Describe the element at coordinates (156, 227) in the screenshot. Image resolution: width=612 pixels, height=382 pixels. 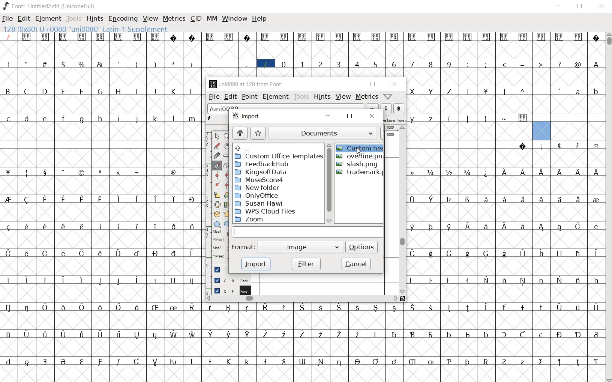
I see `glyph` at that location.